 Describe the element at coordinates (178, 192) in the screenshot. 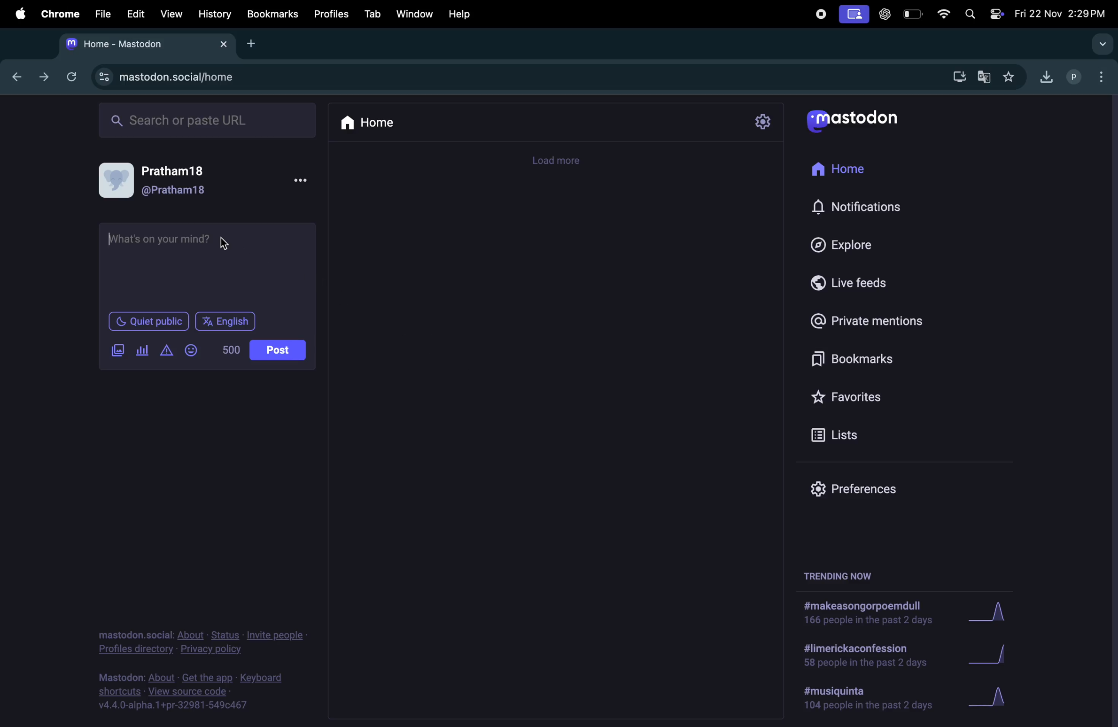

I see `@pratham18` at that location.